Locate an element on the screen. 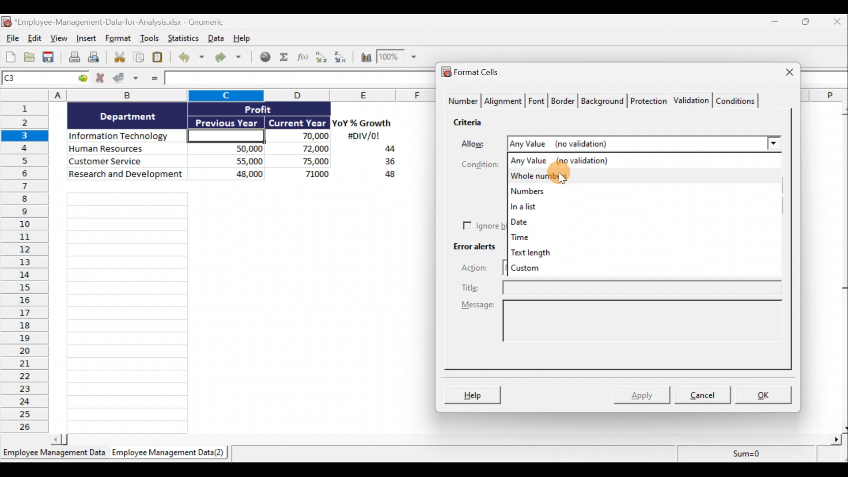 This screenshot has width=848, height=477. 36 is located at coordinates (386, 163).